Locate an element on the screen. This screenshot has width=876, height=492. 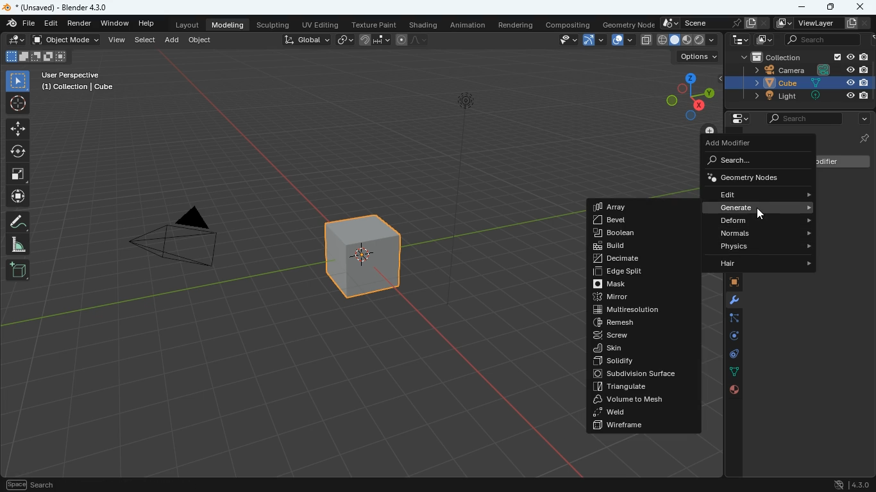
more is located at coordinates (861, 119).